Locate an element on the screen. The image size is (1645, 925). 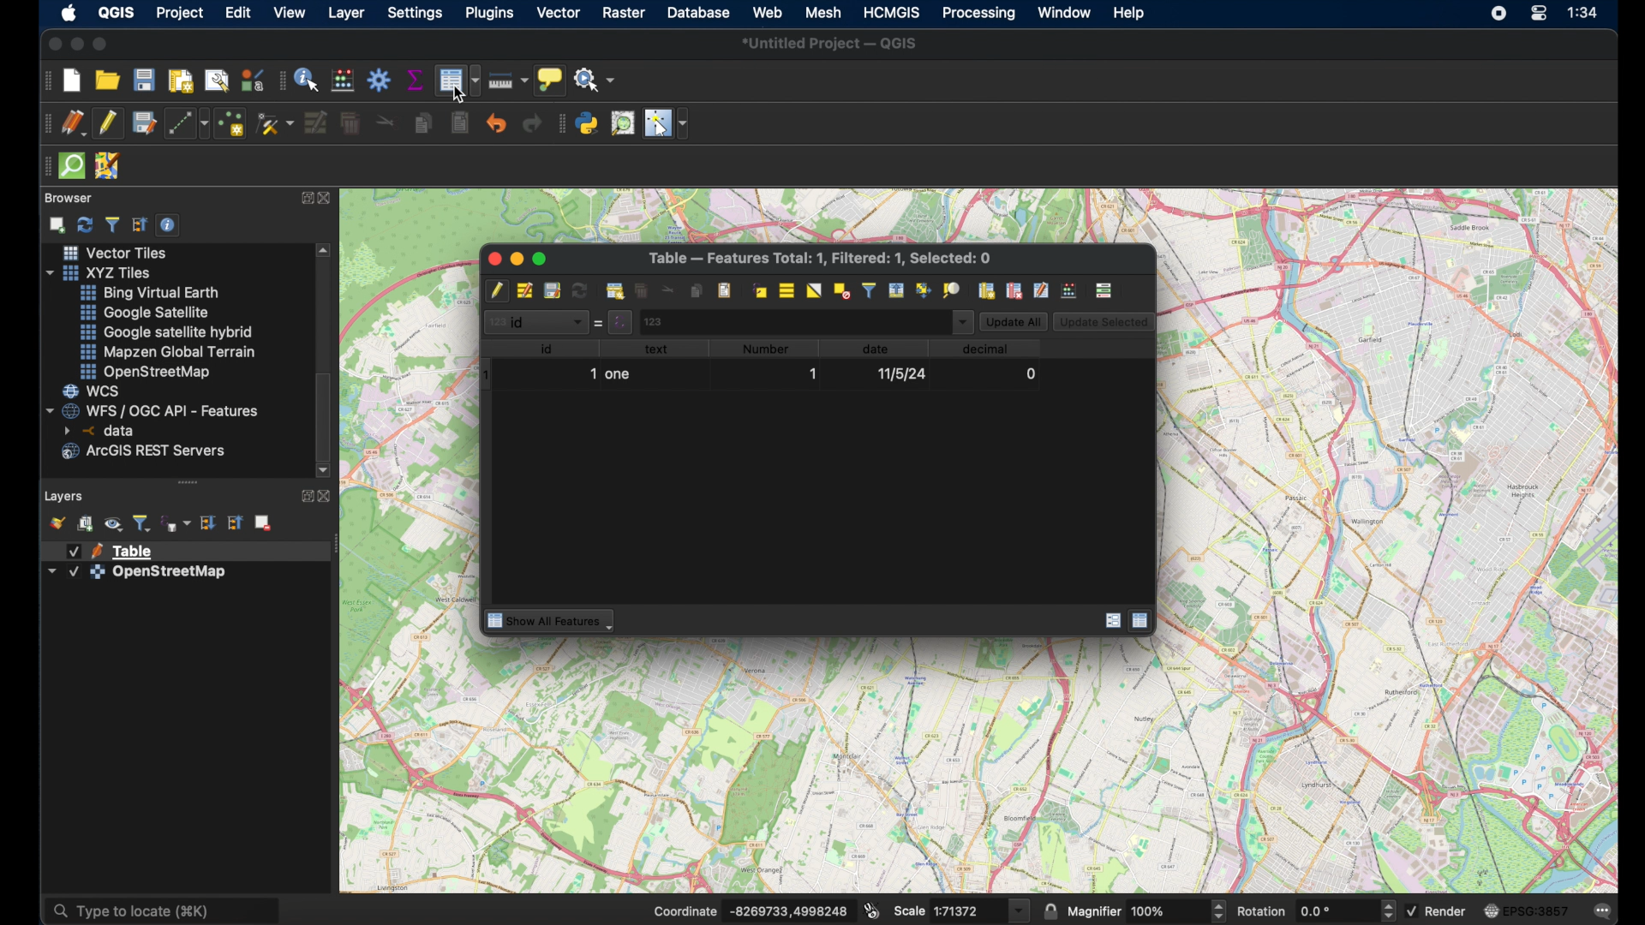
increase or decrease magnifier value is located at coordinates (1221, 910).